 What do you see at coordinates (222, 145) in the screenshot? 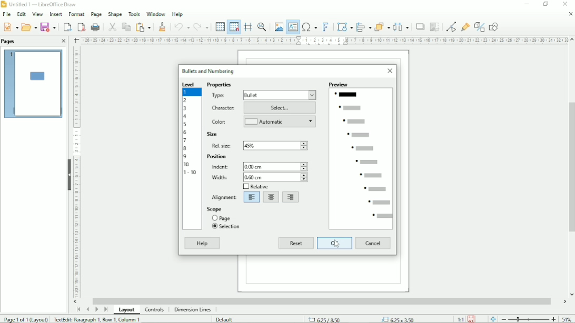
I see `Rel. size` at bounding box center [222, 145].